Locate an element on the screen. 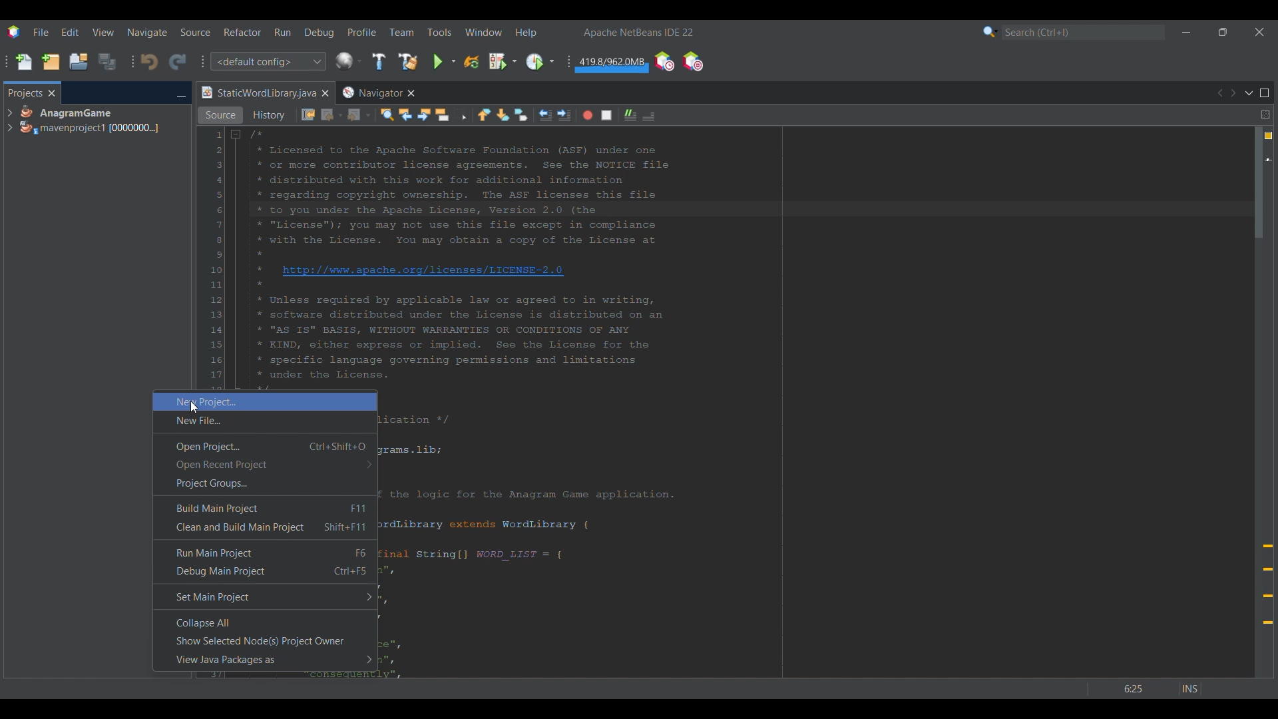 The width and height of the screenshot is (1278, 719). Projects, current tab highlighted is located at coordinates (25, 92).